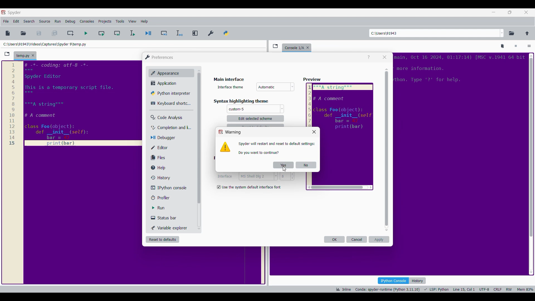  What do you see at coordinates (171, 103) in the screenshot?
I see `Keyboard shortcuts` at bounding box center [171, 103].